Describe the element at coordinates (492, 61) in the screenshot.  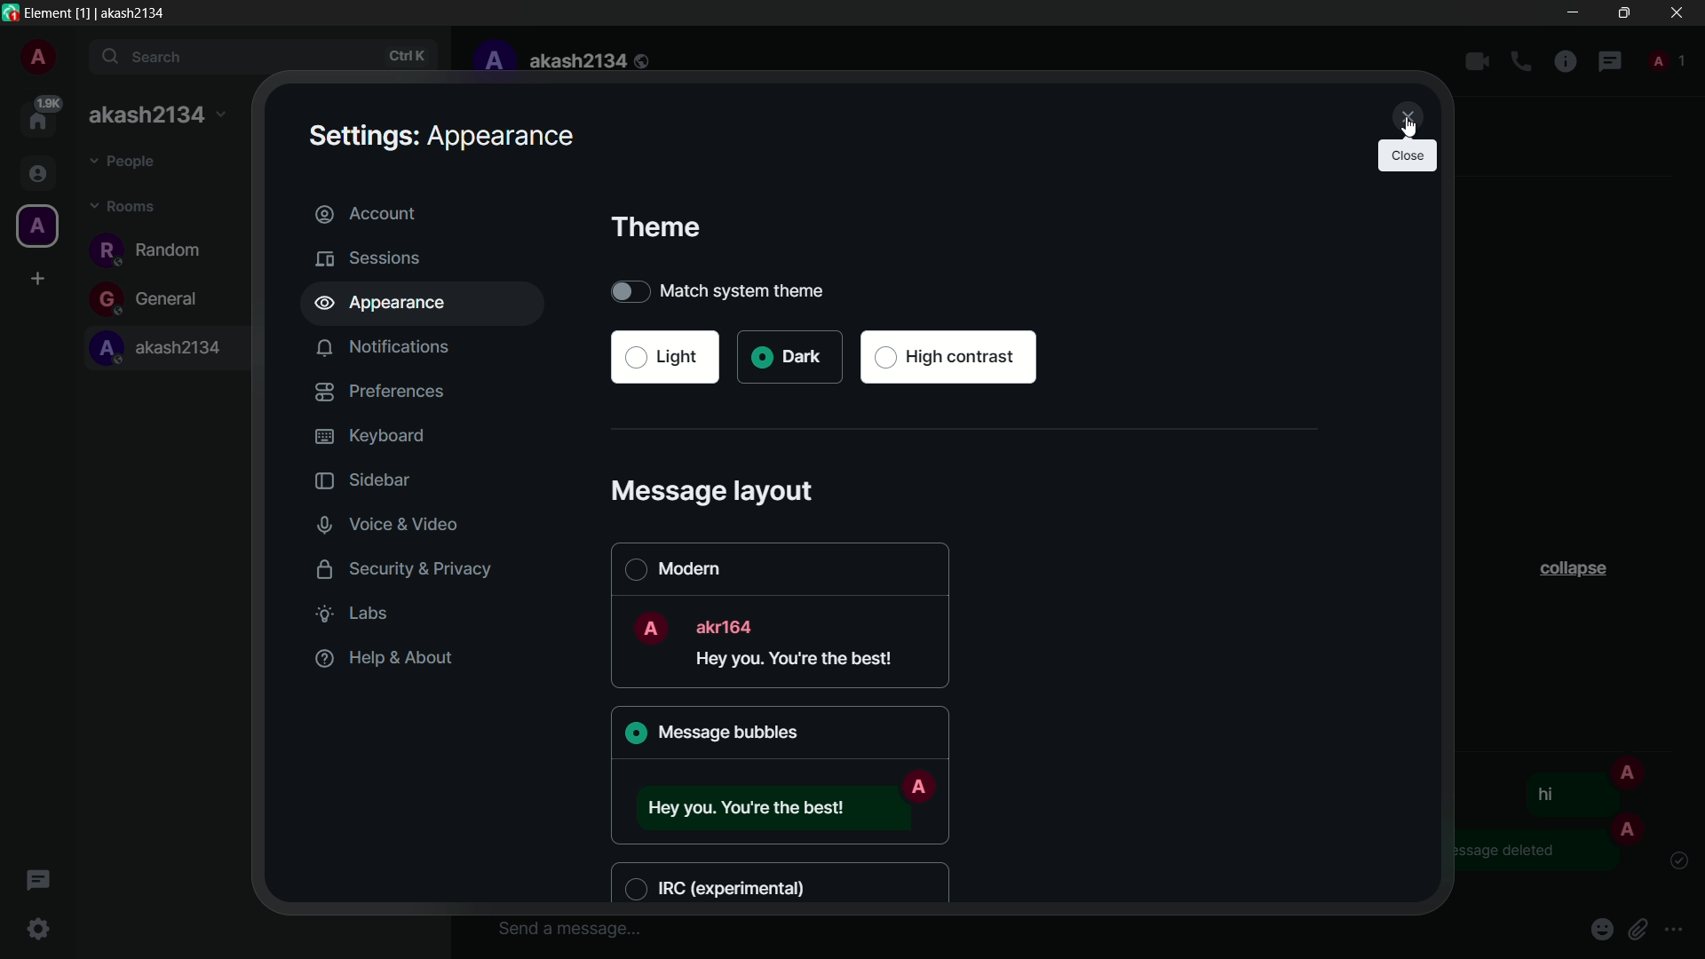
I see `profile` at that location.